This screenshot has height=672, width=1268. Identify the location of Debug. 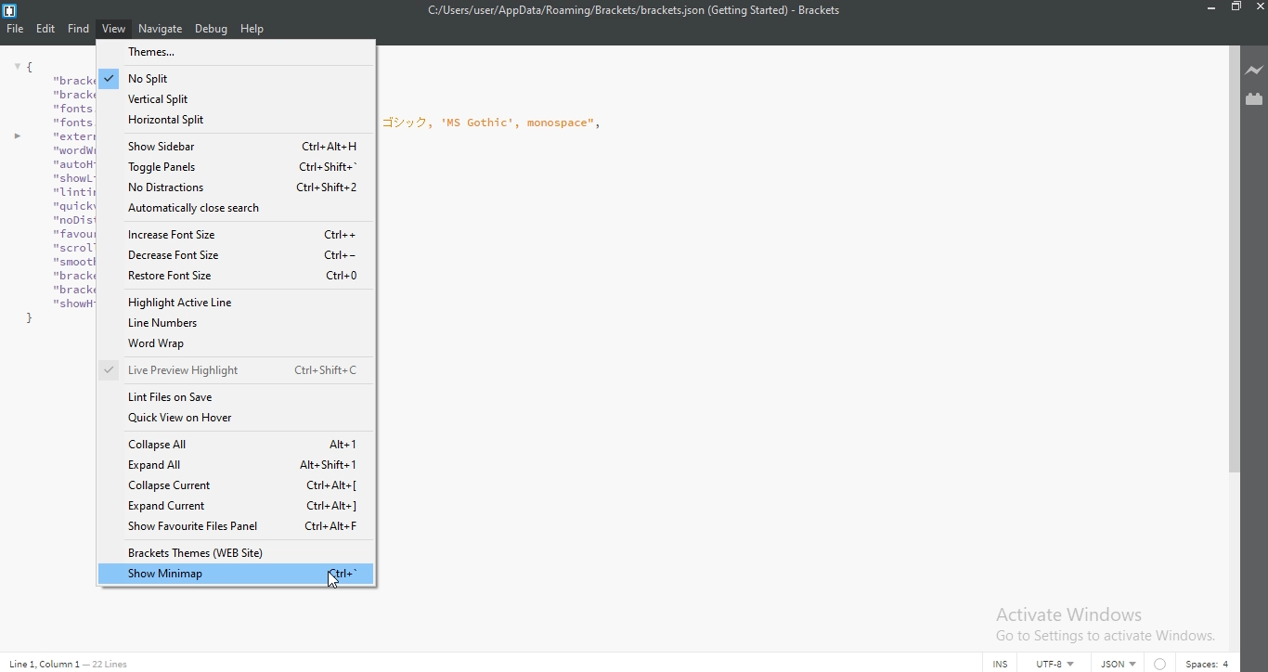
(212, 32).